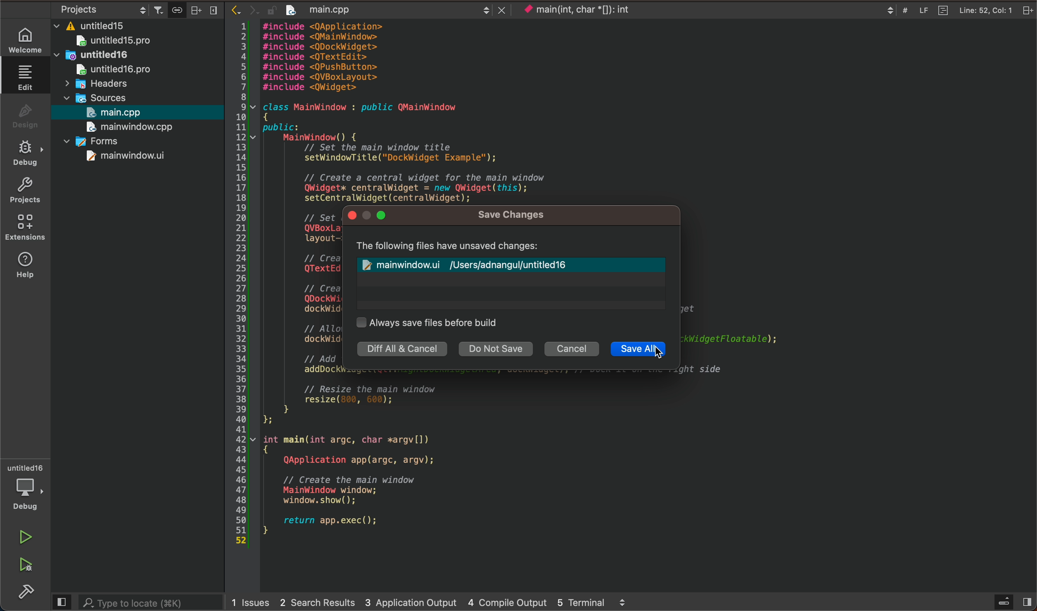 This screenshot has width=1037, height=611. Describe the element at coordinates (24, 268) in the screenshot. I see `help` at that location.